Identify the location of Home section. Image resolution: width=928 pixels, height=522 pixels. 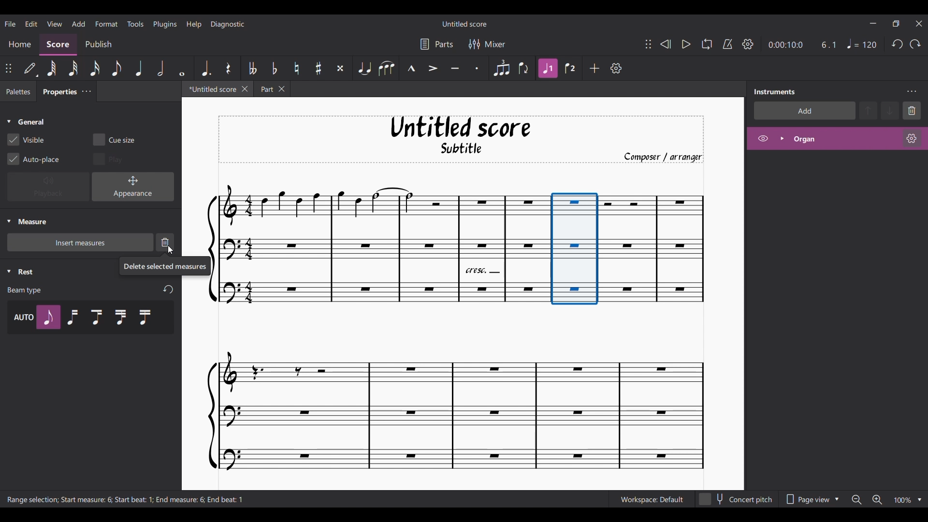
(19, 45).